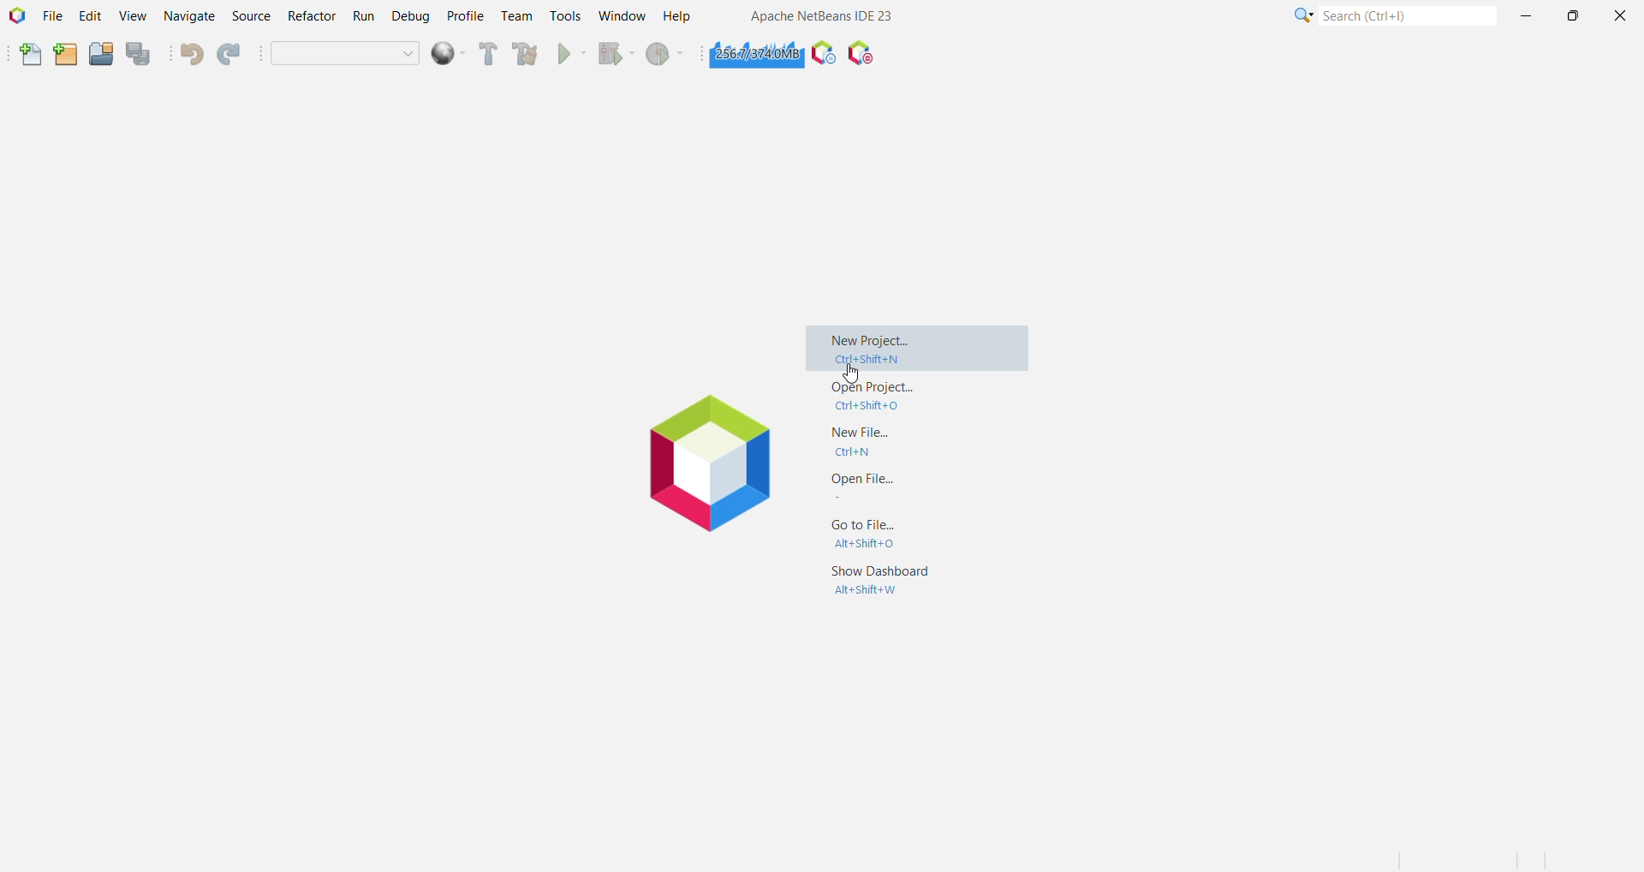 Image resolution: width=1644 pixels, height=872 pixels. What do you see at coordinates (919, 350) in the screenshot?
I see `New Project` at bounding box center [919, 350].